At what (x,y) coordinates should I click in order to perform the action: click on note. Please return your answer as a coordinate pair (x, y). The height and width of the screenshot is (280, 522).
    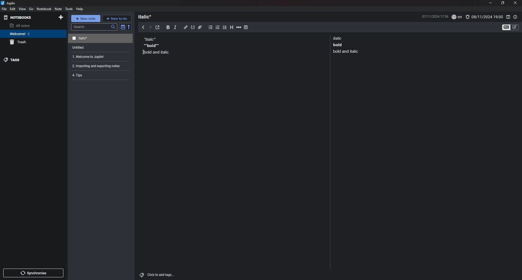
    Looking at the image, I should click on (157, 45).